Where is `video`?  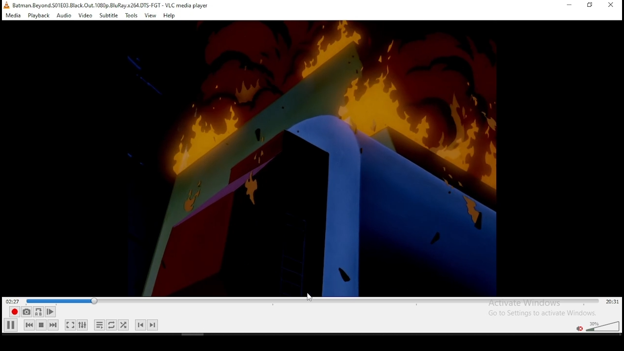 video is located at coordinates (85, 16).